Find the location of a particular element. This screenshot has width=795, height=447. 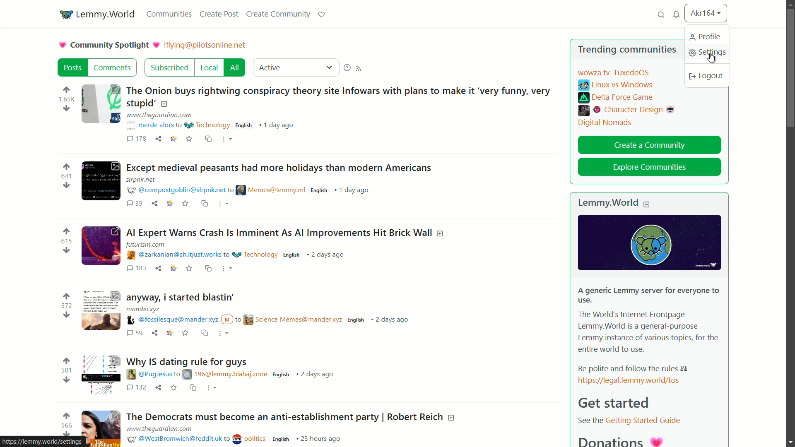

communities is located at coordinates (168, 14).